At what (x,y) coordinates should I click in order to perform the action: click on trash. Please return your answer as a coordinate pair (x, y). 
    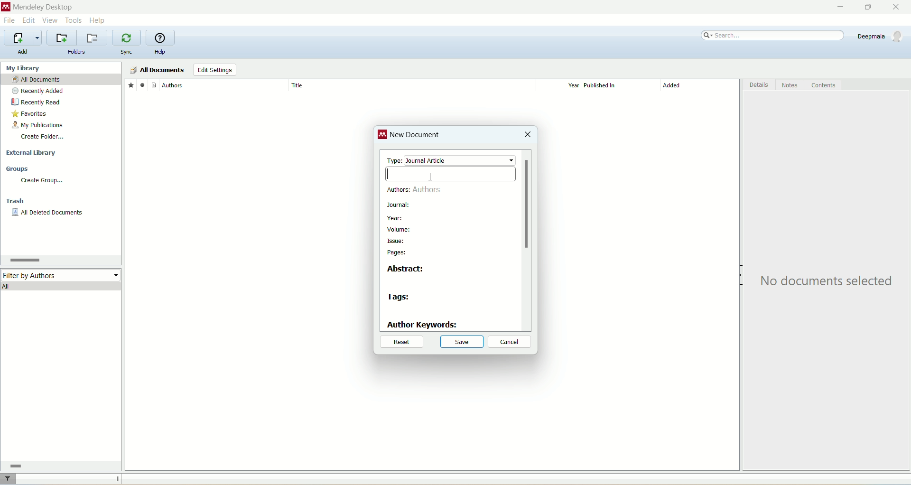
    Looking at the image, I should click on (17, 202).